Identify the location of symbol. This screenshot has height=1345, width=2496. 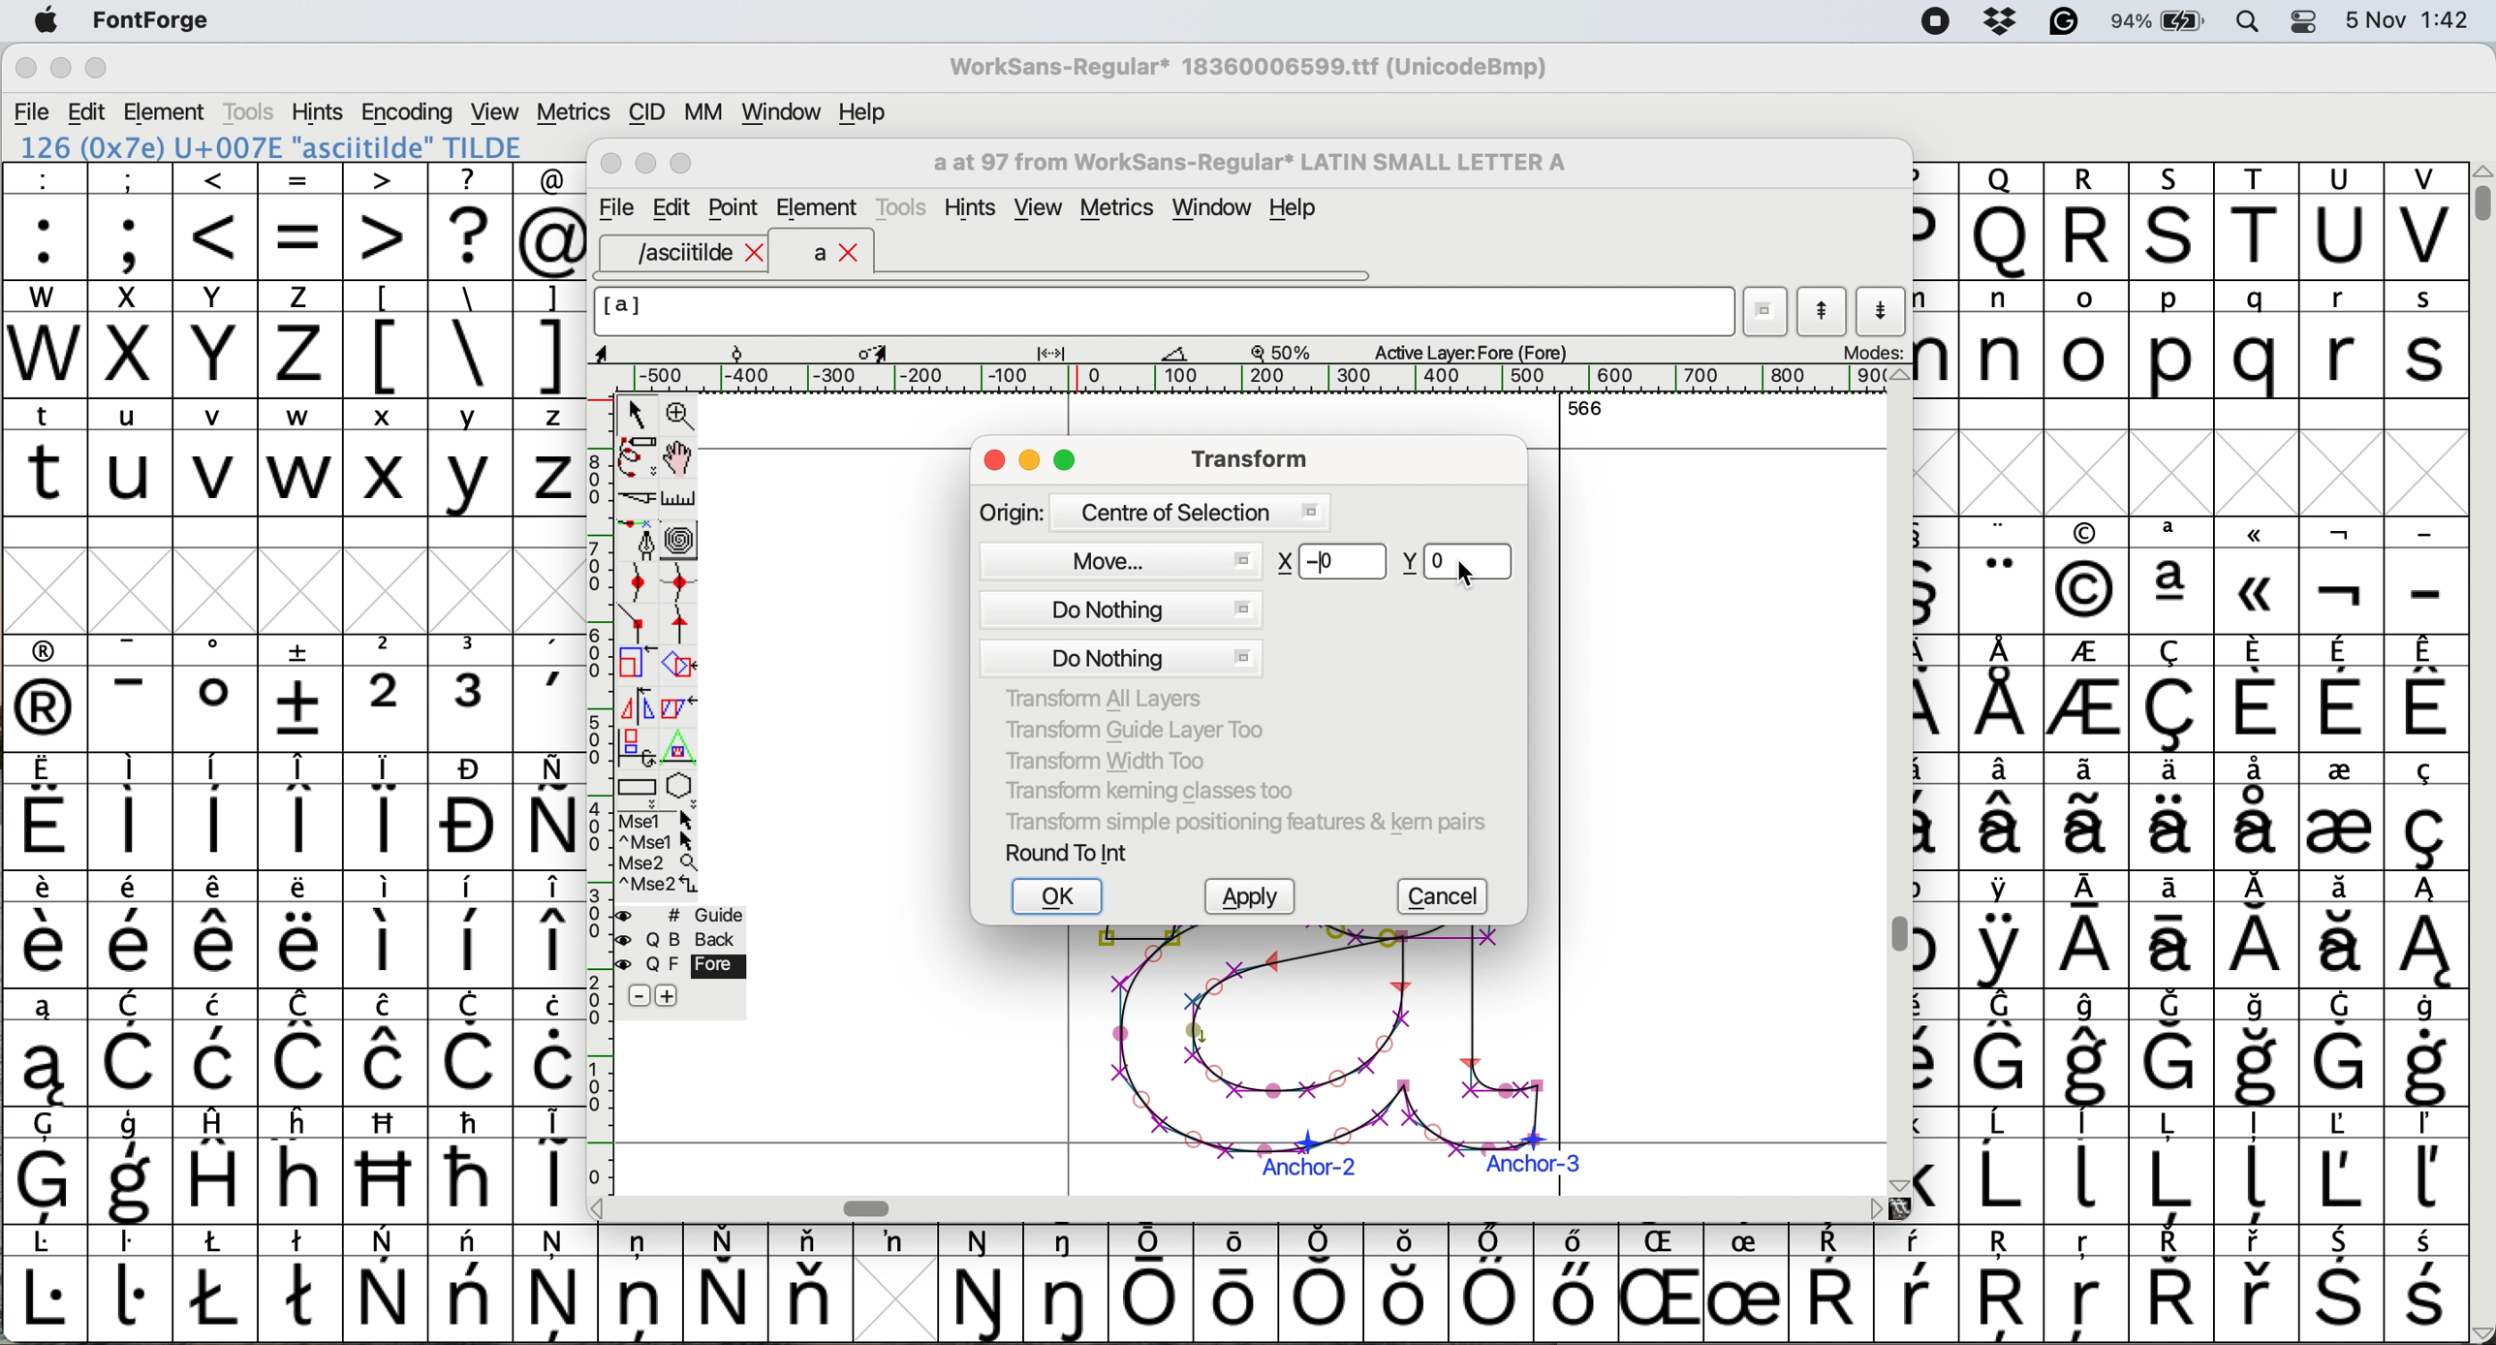
(387, 928).